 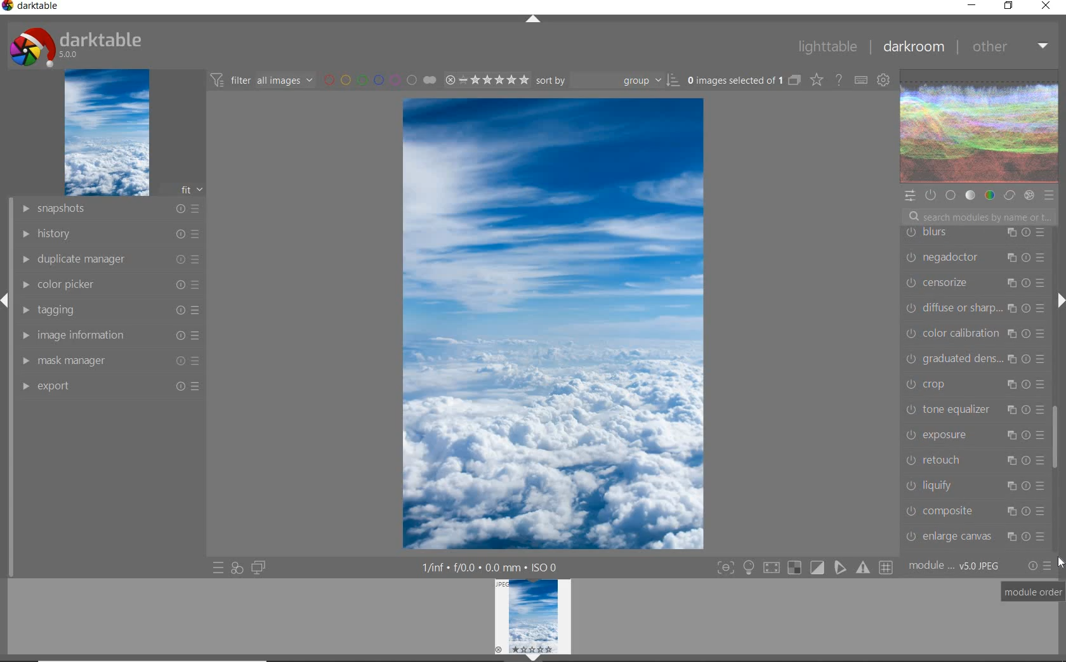 What do you see at coordinates (973, 383) in the screenshot?
I see `crop` at bounding box center [973, 383].